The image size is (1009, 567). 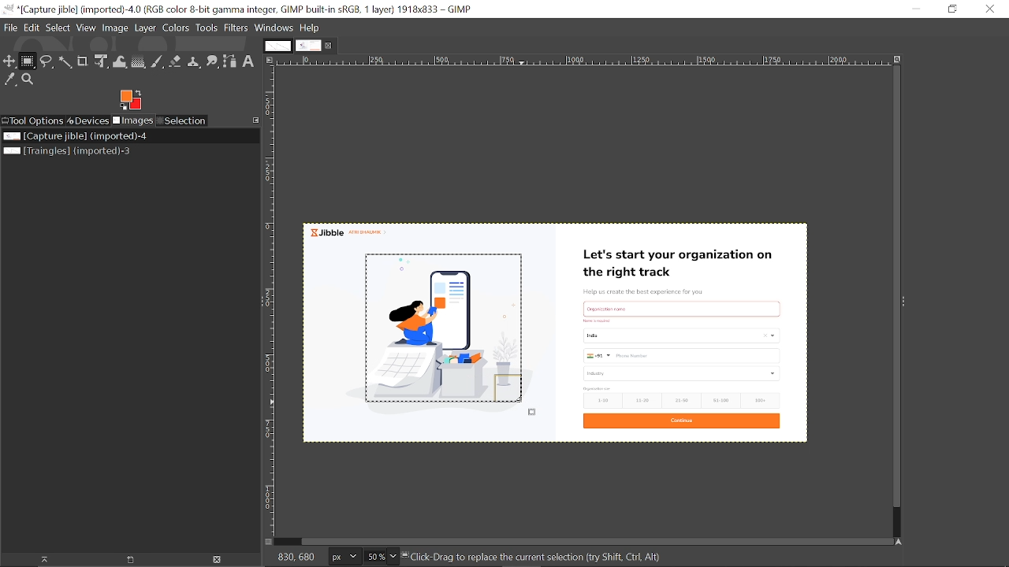 What do you see at coordinates (176, 61) in the screenshot?
I see `Eraser tool` at bounding box center [176, 61].